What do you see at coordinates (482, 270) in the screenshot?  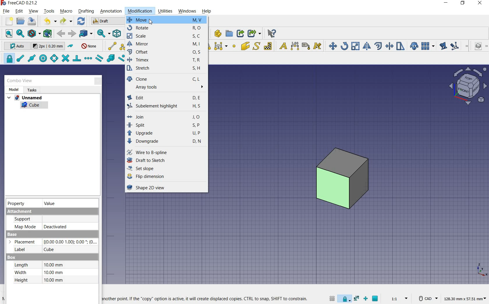 I see `xyz point` at bounding box center [482, 270].